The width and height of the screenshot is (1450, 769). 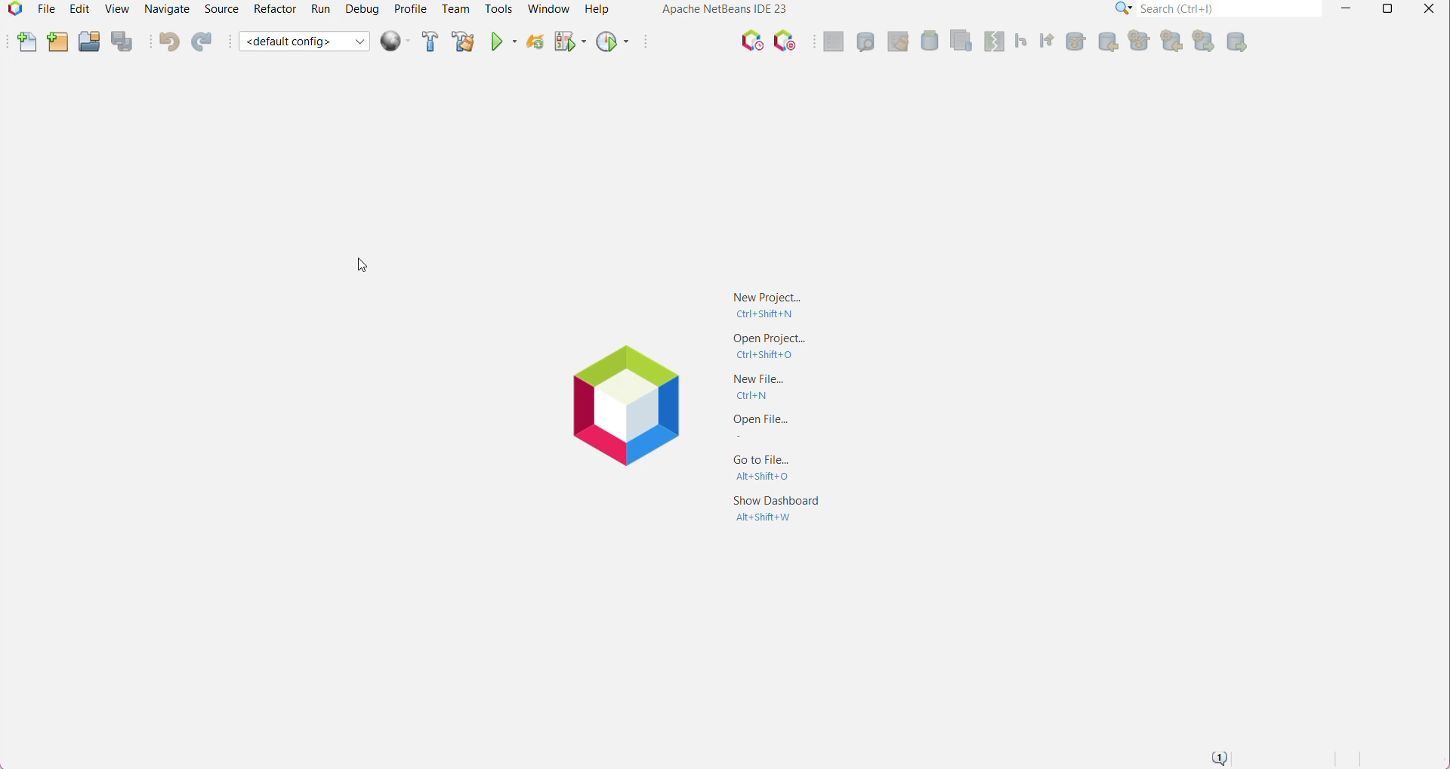 I want to click on Save All, so click(x=123, y=42).